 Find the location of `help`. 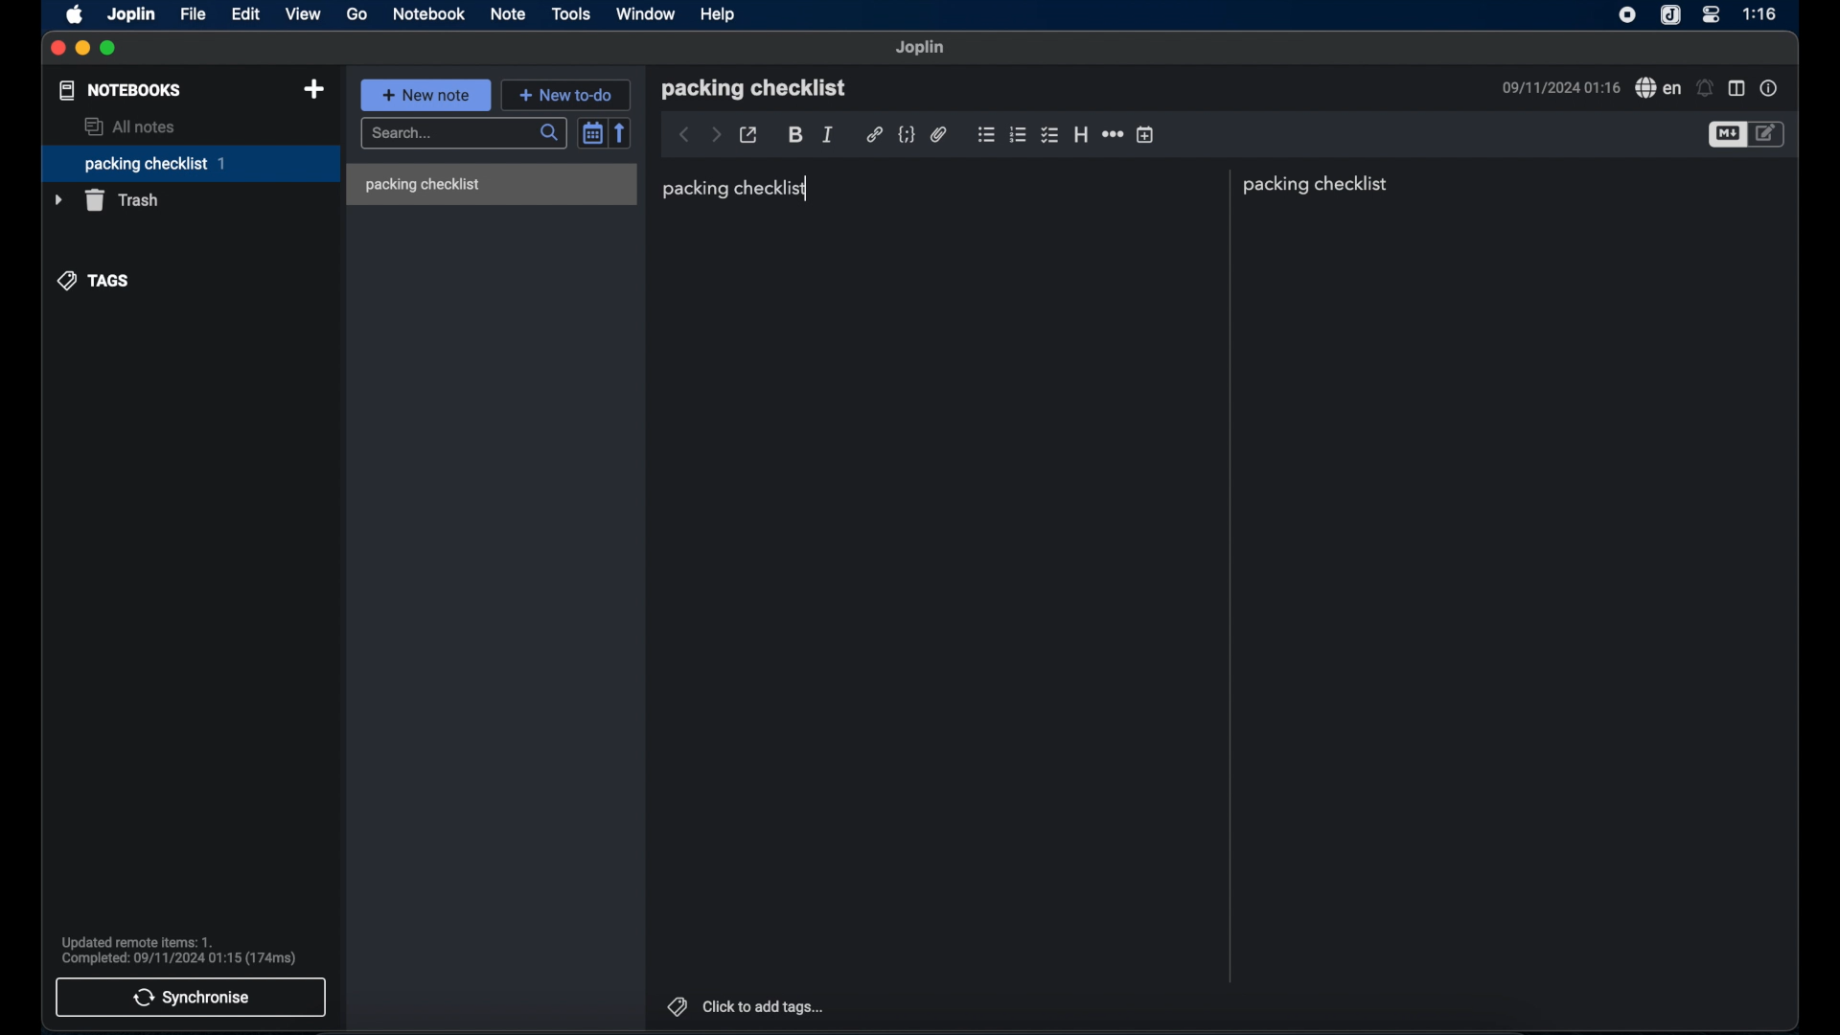

help is located at coordinates (719, 13).